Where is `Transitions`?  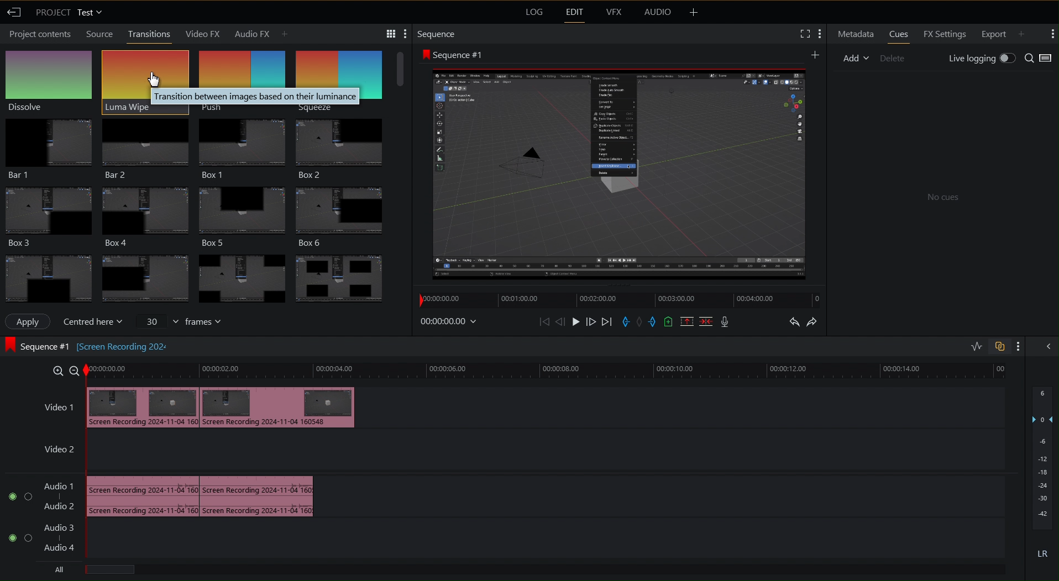
Transitions is located at coordinates (197, 274).